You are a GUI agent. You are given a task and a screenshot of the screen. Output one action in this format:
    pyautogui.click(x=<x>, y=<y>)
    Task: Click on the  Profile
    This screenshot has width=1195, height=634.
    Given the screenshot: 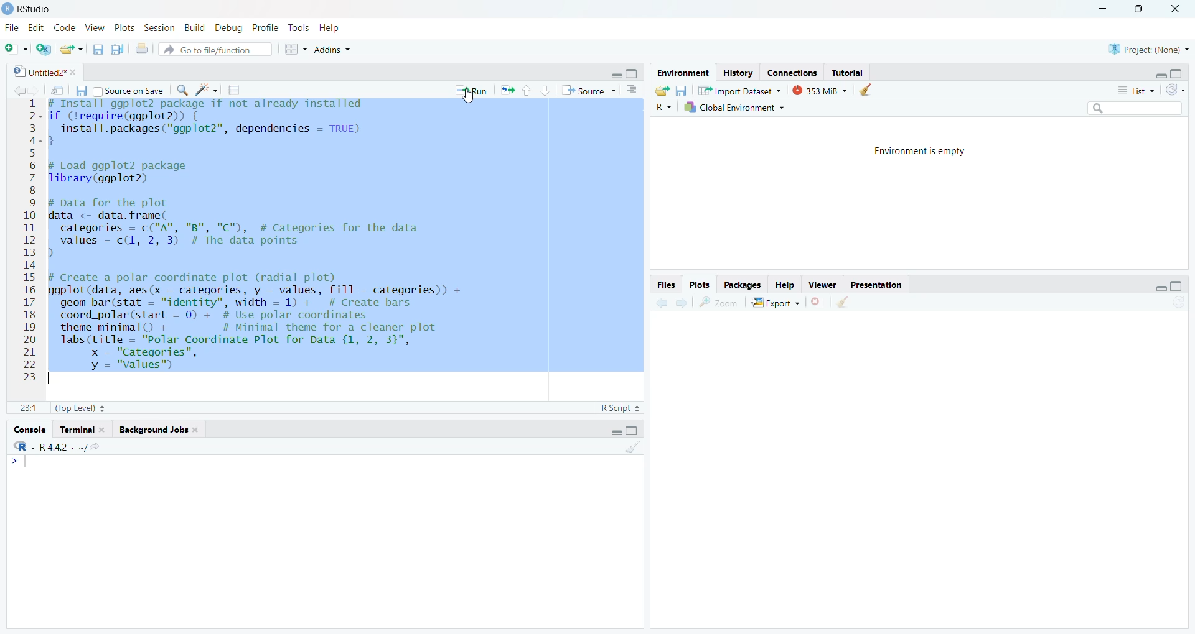 What is the action you would take?
    pyautogui.click(x=265, y=27)
    